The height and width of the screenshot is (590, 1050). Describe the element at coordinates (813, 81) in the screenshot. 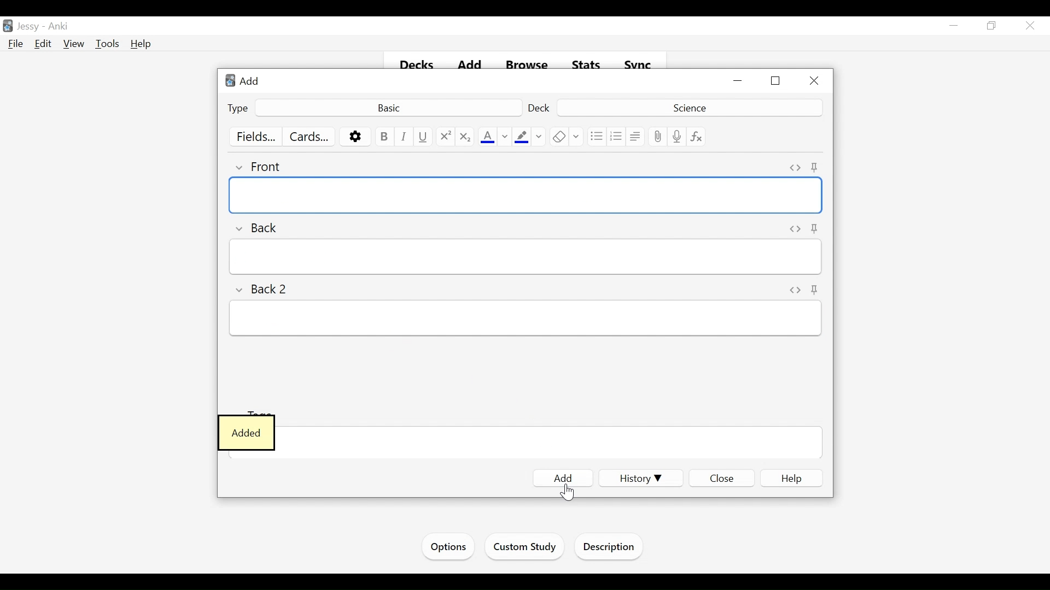

I see `Close` at that location.